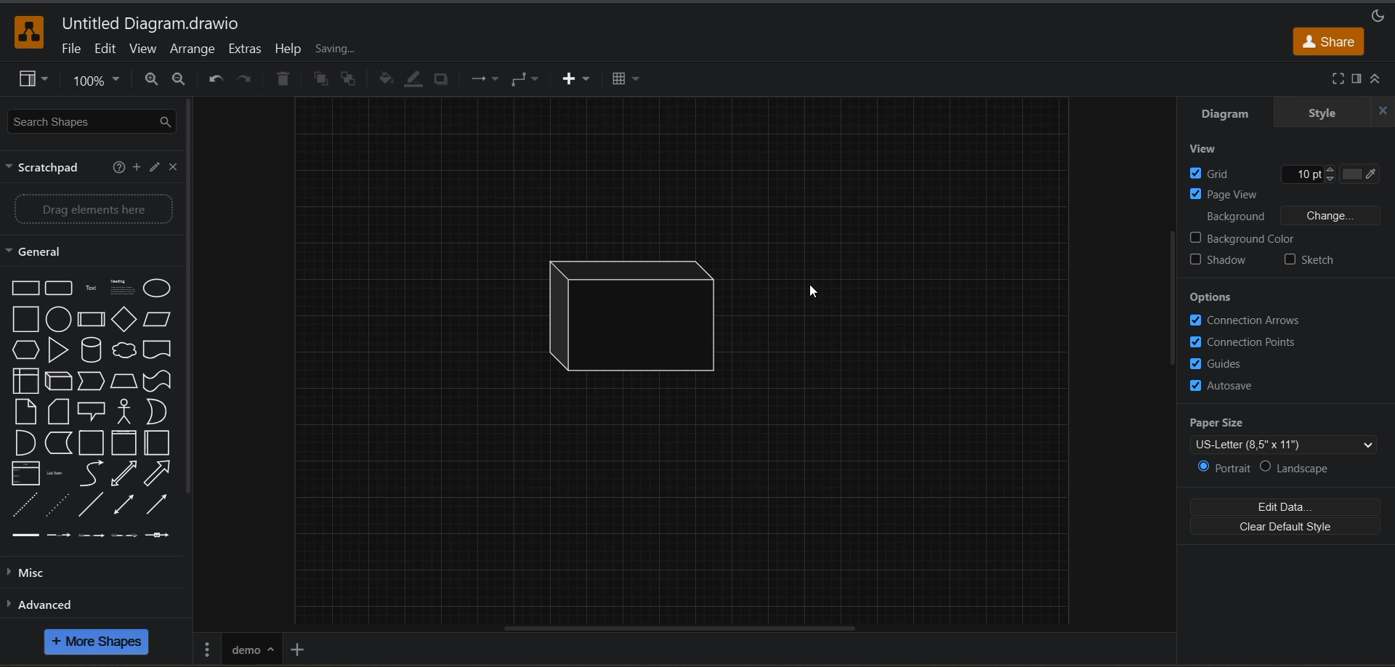 The height and width of the screenshot is (667, 1395). What do you see at coordinates (70, 52) in the screenshot?
I see `file` at bounding box center [70, 52].